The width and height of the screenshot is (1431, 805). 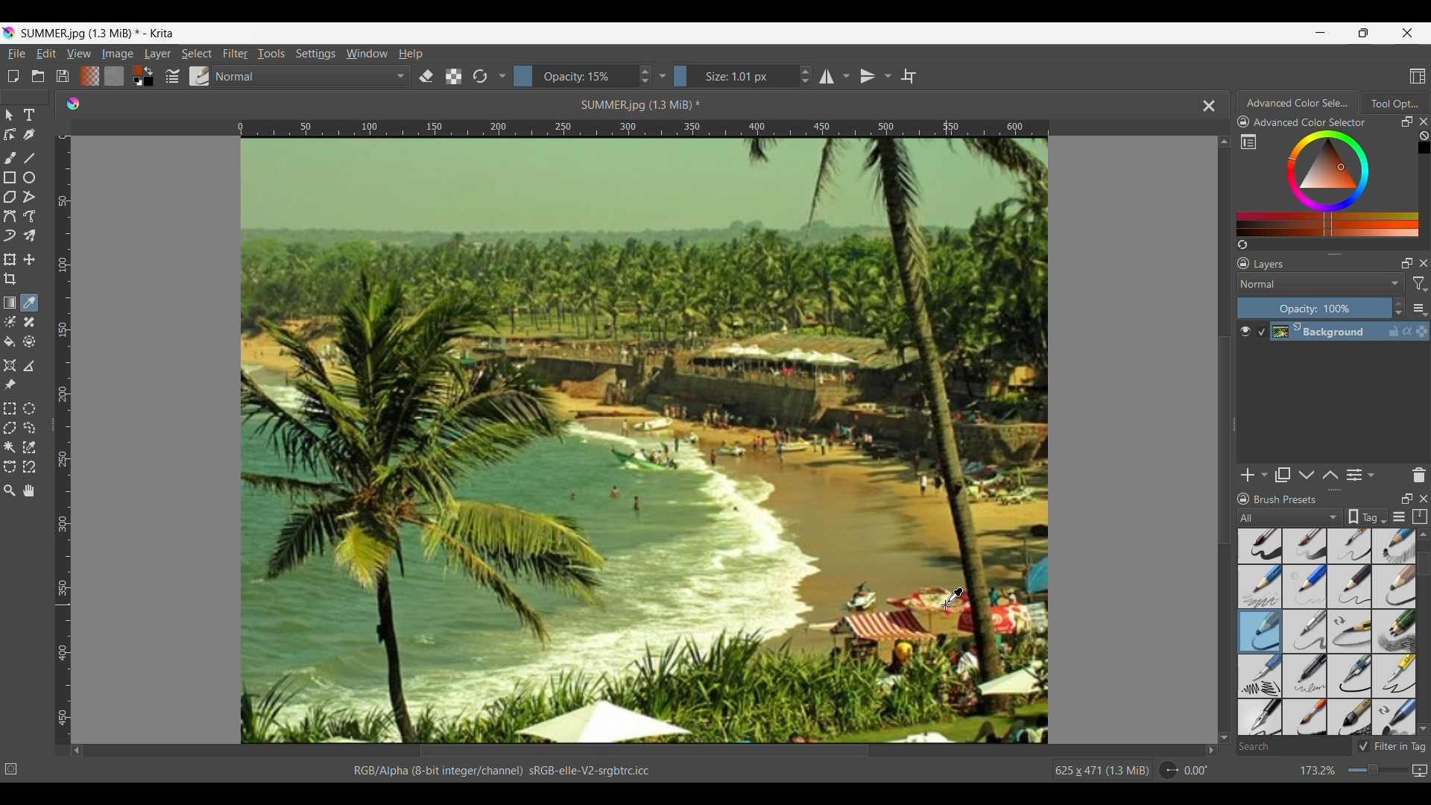 I want to click on Settings dropdown, so click(x=502, y=75).